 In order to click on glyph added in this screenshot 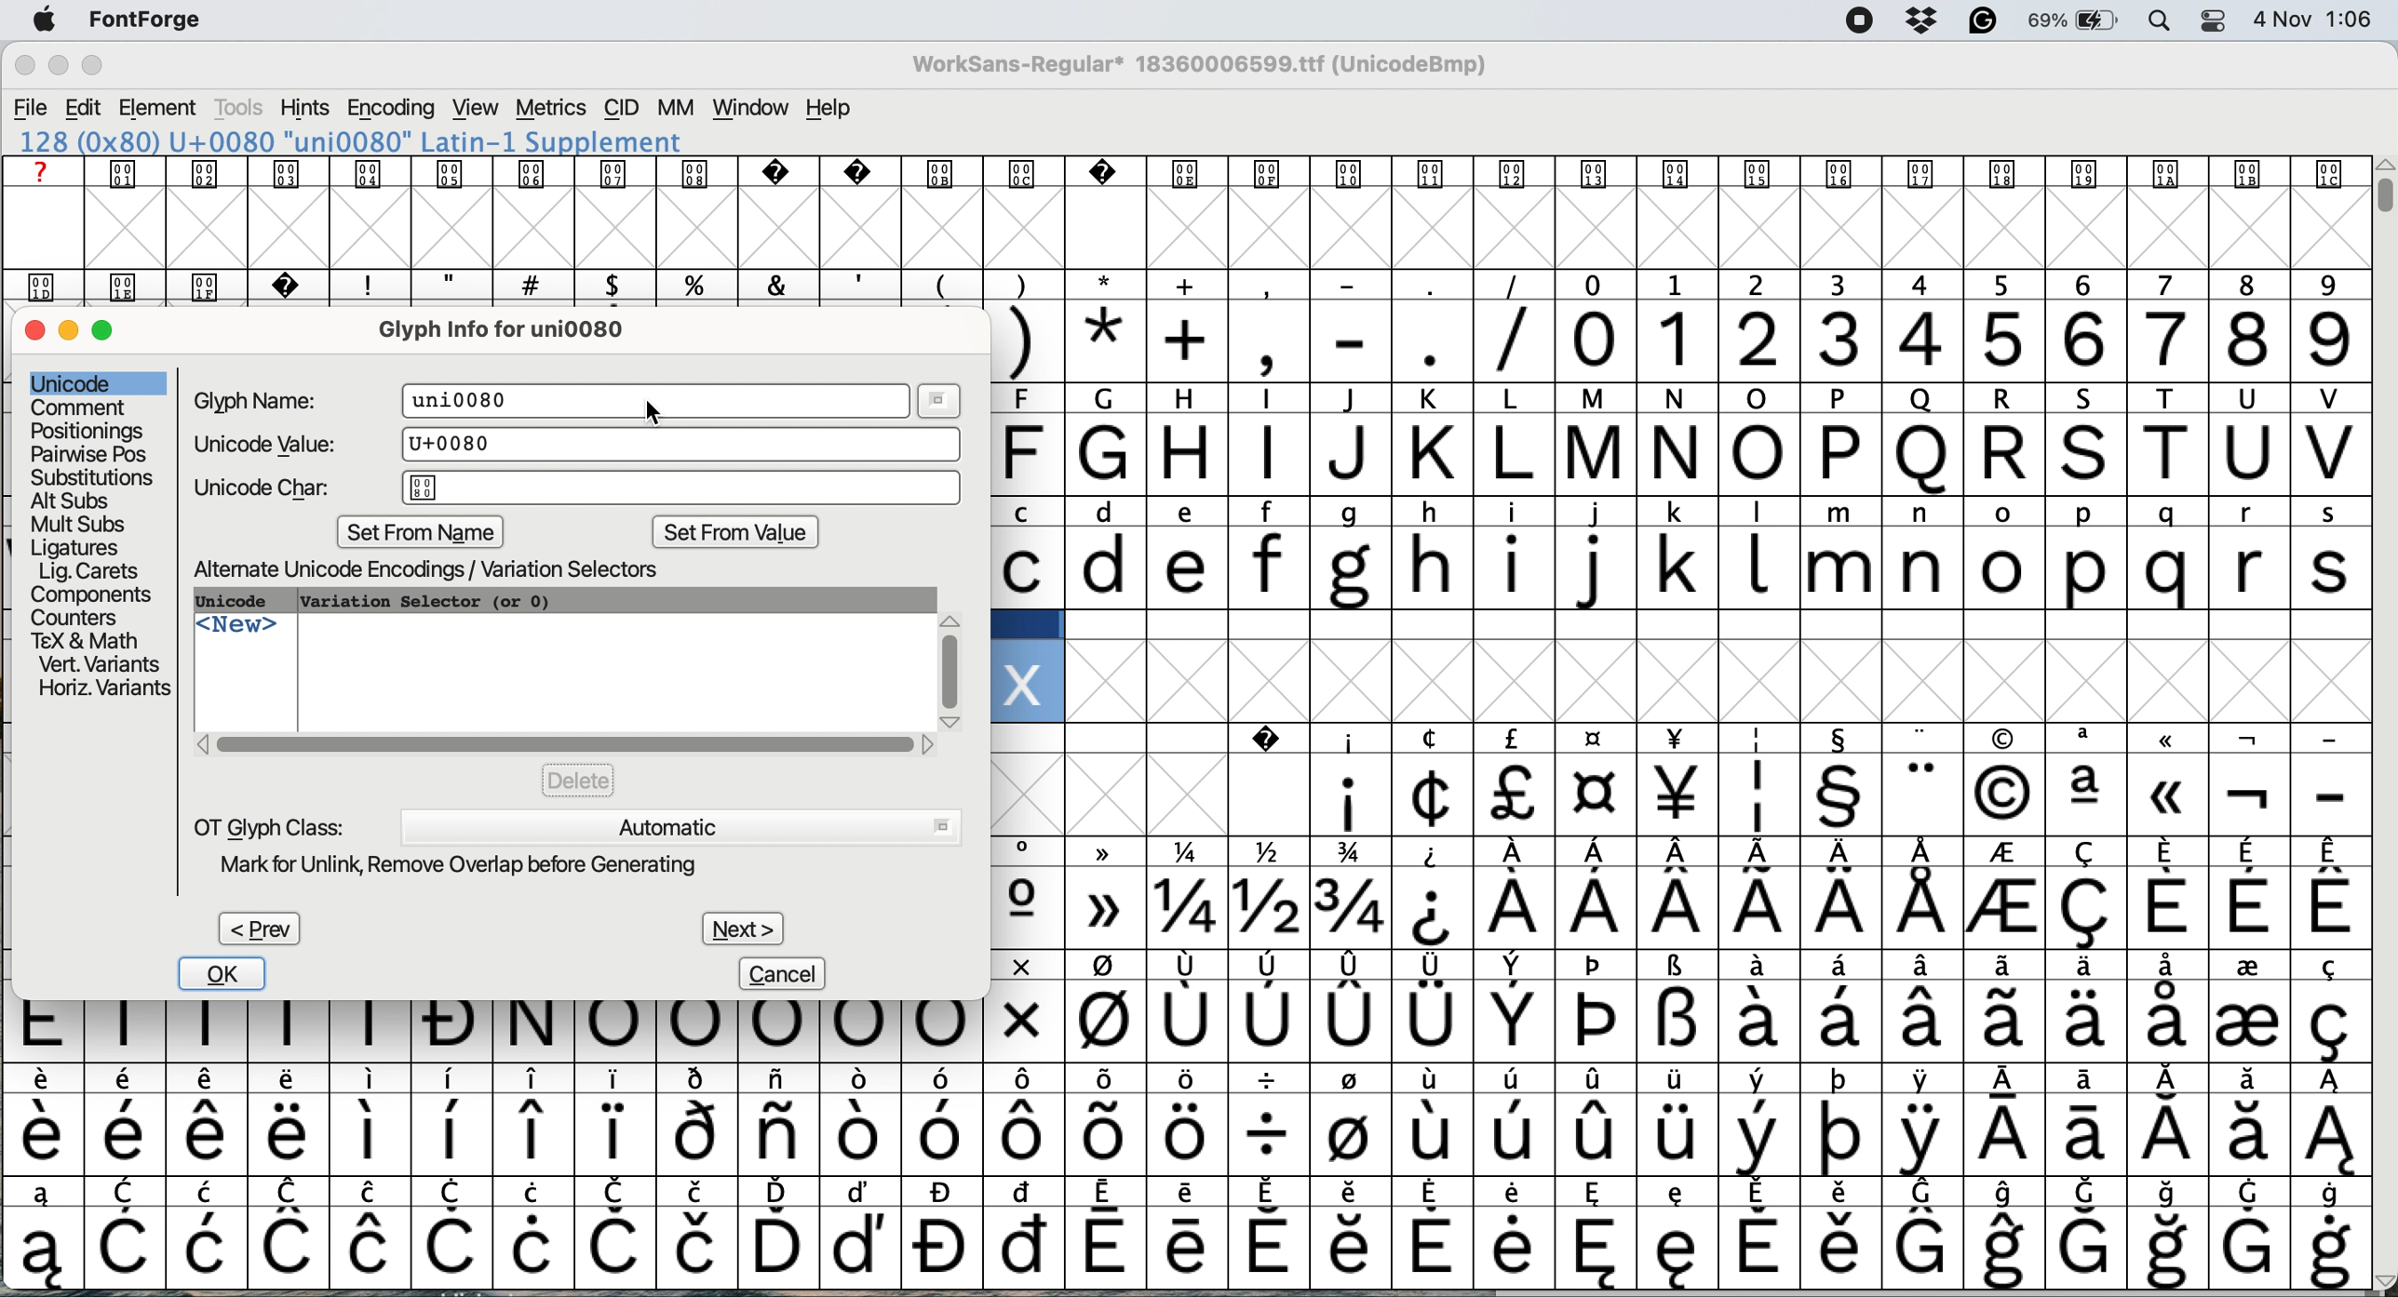, I will do `click(1022, 681)`.